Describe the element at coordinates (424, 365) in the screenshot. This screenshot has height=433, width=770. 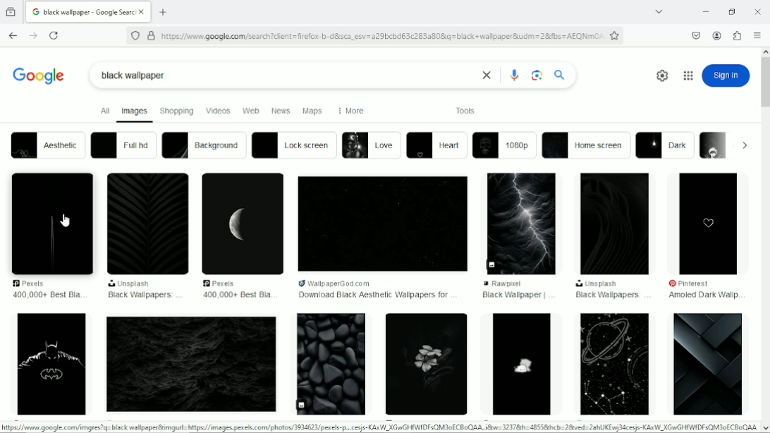
I see `black wallpaper image` at that location.